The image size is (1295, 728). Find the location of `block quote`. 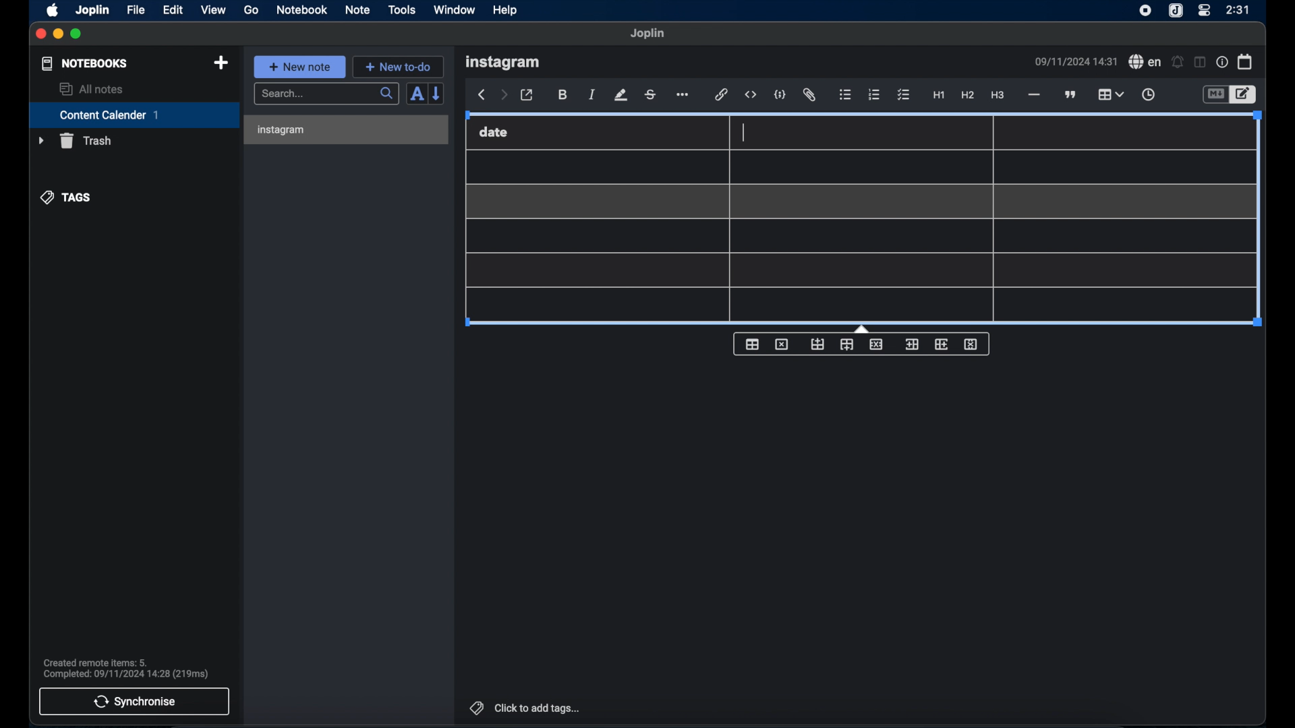

block quote is located at coordinates (1070, 94).